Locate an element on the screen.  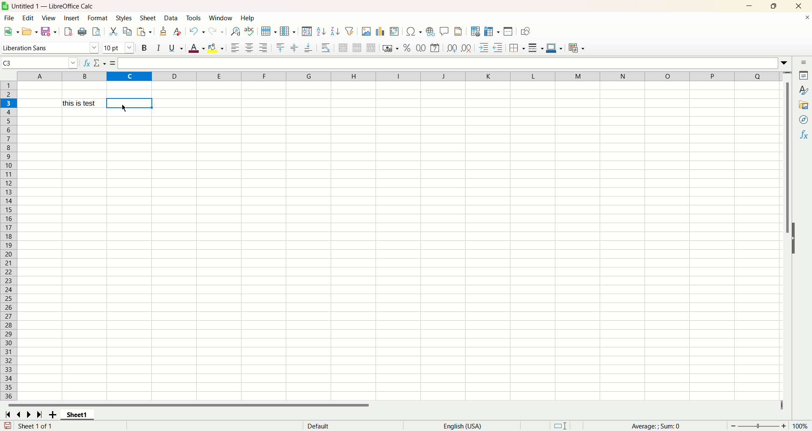
sort is located at coordinates (307, 31).